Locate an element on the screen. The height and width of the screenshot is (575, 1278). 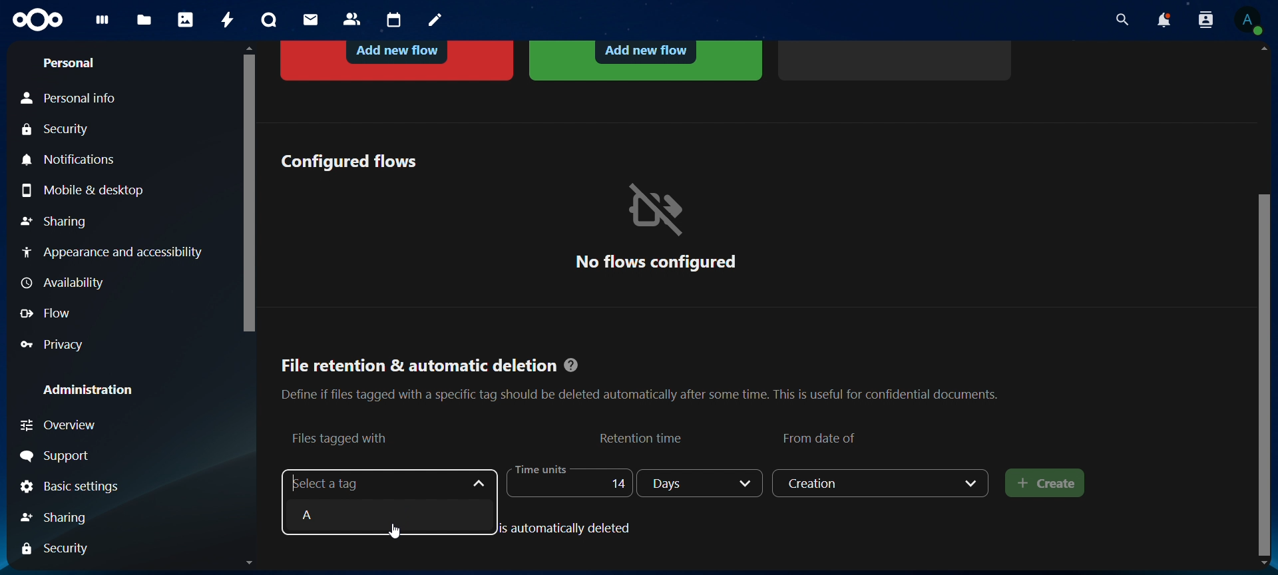
personal info is located at coordinates (77, 98).